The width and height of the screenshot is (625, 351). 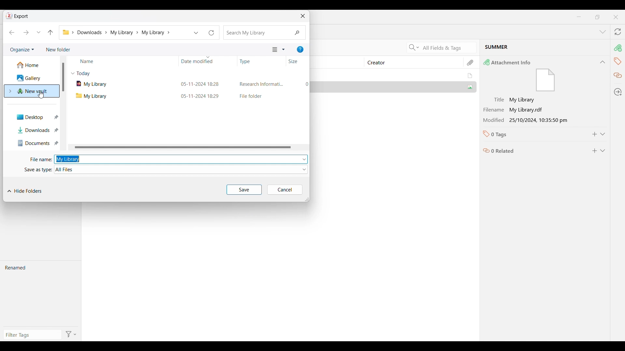 I want to click on File format , so click(x=181, y=170).